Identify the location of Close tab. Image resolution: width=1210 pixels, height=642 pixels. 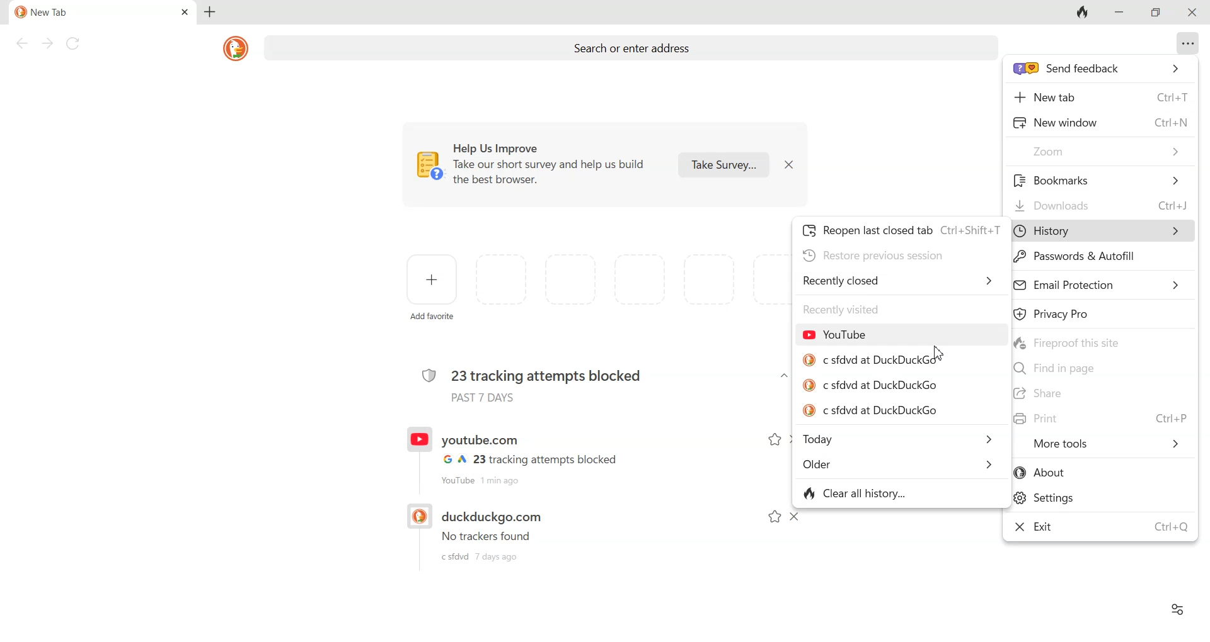
(185, 13).